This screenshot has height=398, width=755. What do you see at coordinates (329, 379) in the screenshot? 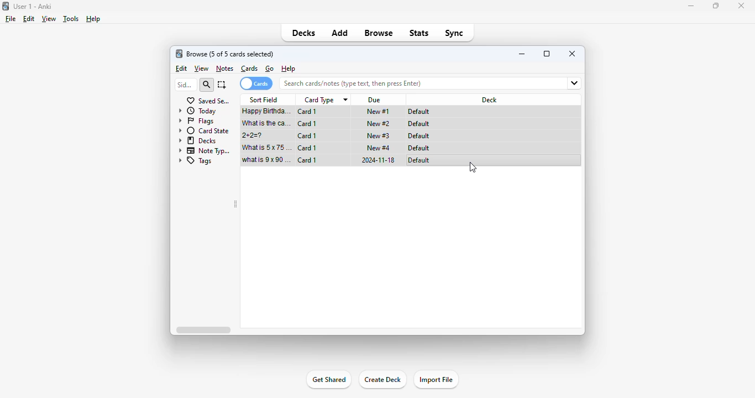
I see `get shared` at bounding box center [329, 379].